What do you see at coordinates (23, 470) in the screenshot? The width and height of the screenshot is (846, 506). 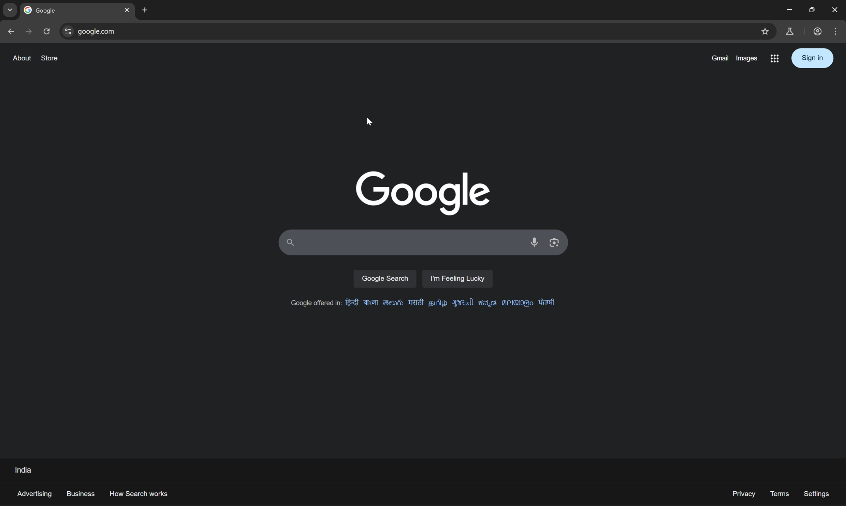 I see `india` at bounding box center [23, 470].